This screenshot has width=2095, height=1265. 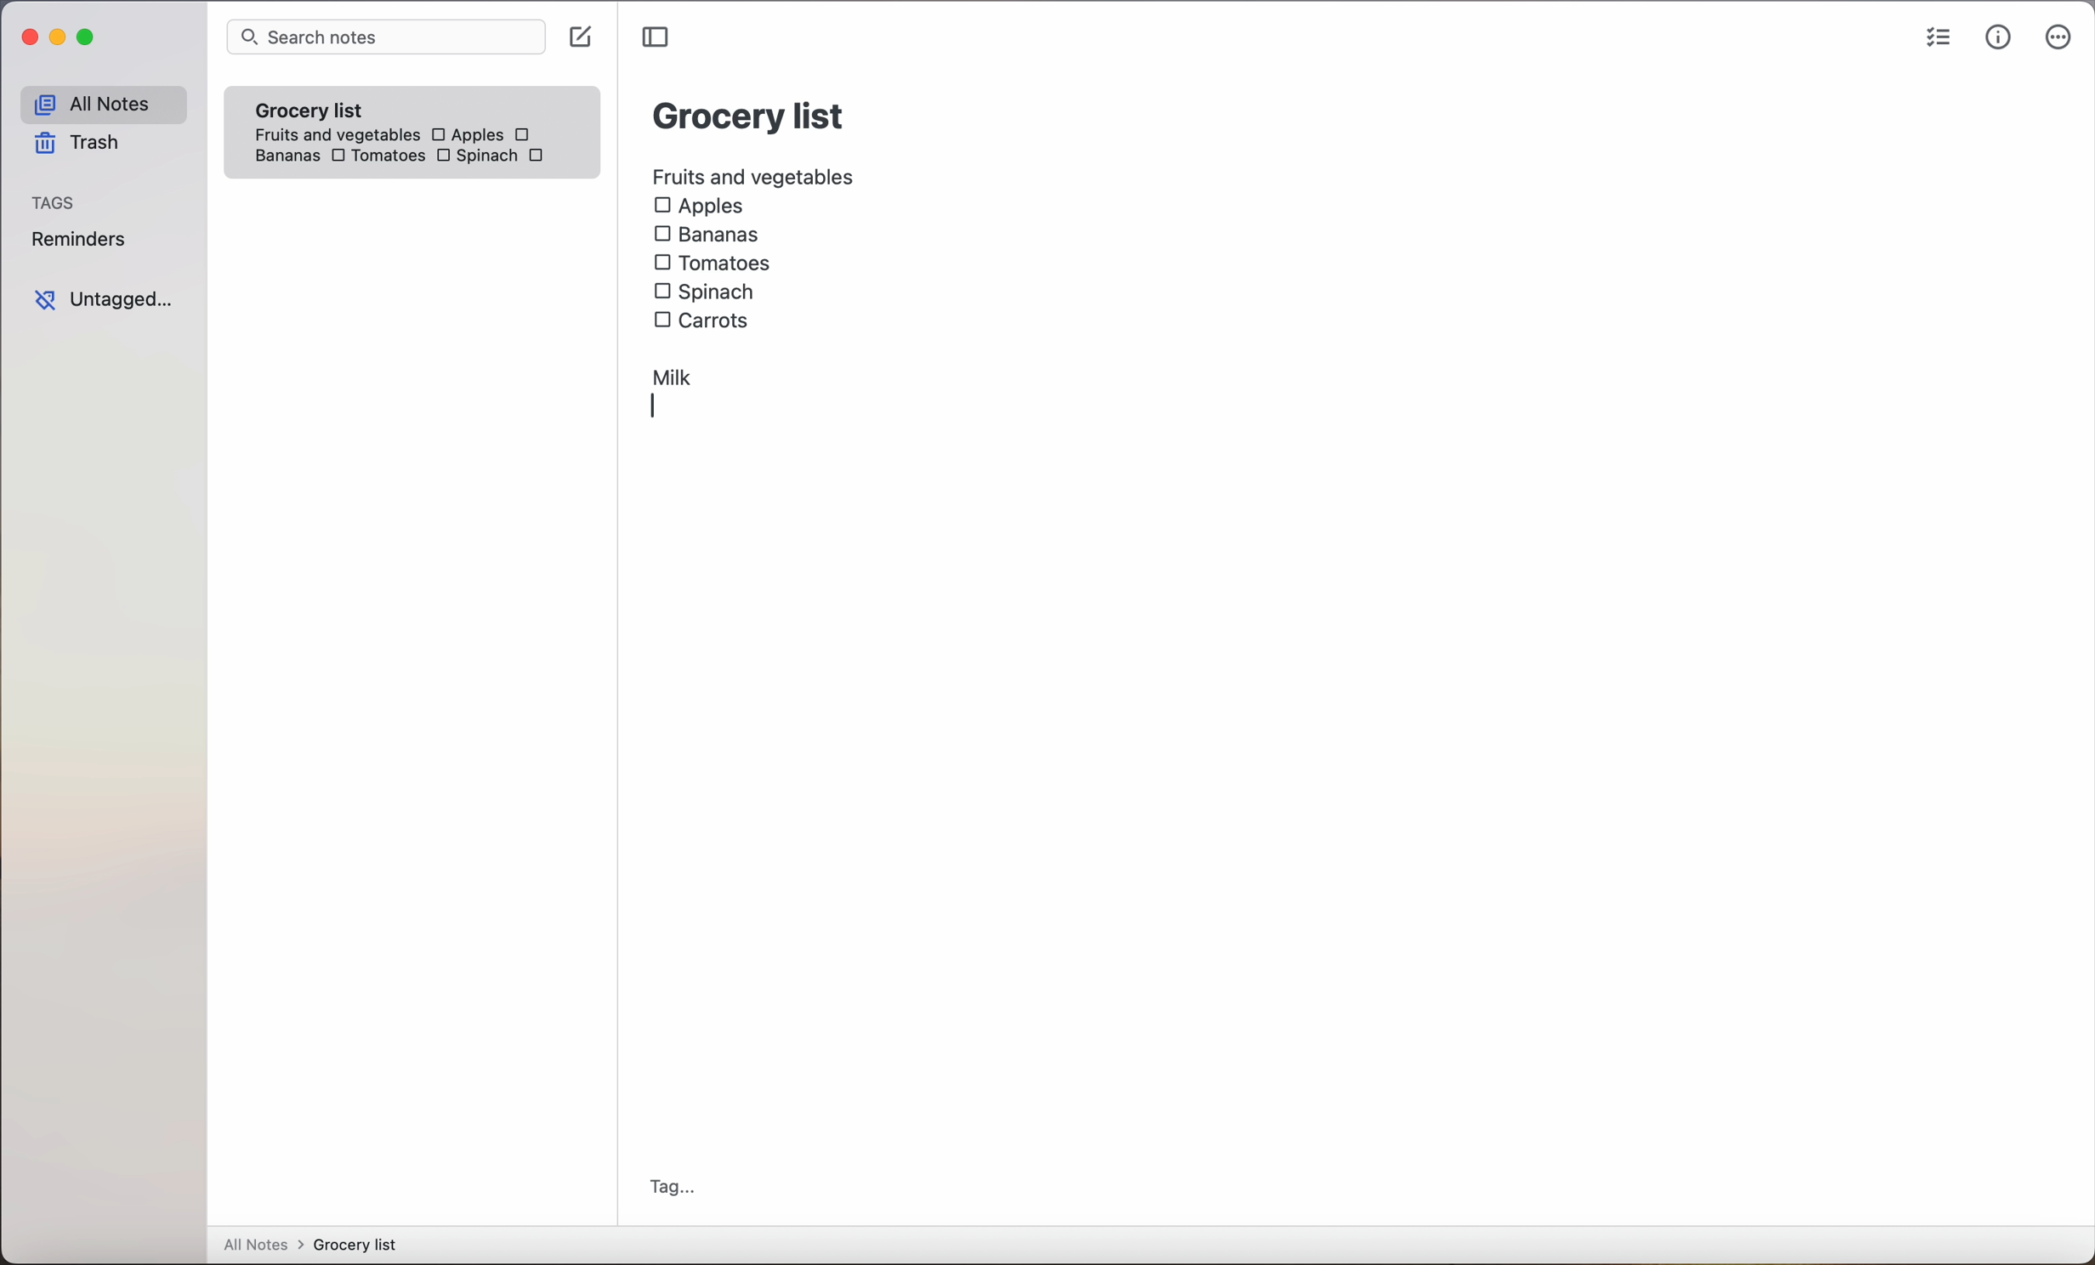 What do you see at coordinates (710, 236) in the screenshot?
I see `Bananas checkbox` at bounding box center [710, 236].